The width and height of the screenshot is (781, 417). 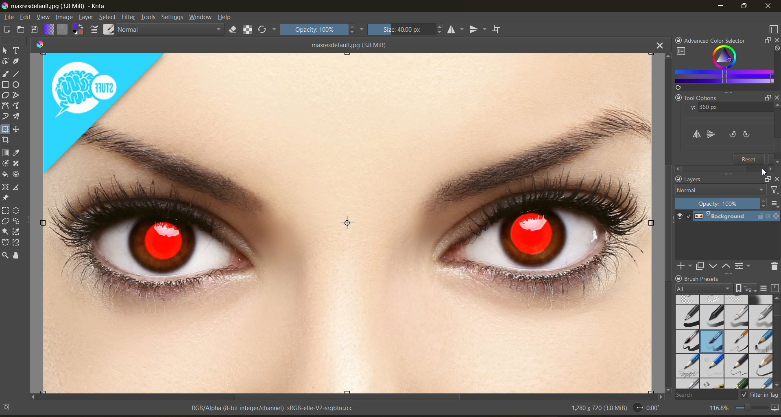 What do you see at coordinates (227, 17) in the screenshot?
I see `help` at bounding box center [227, 17].